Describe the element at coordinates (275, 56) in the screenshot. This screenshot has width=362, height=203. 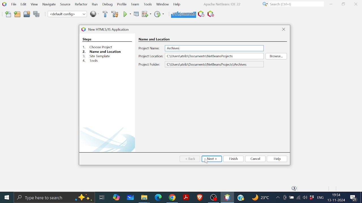
I see `Browse` at that location.